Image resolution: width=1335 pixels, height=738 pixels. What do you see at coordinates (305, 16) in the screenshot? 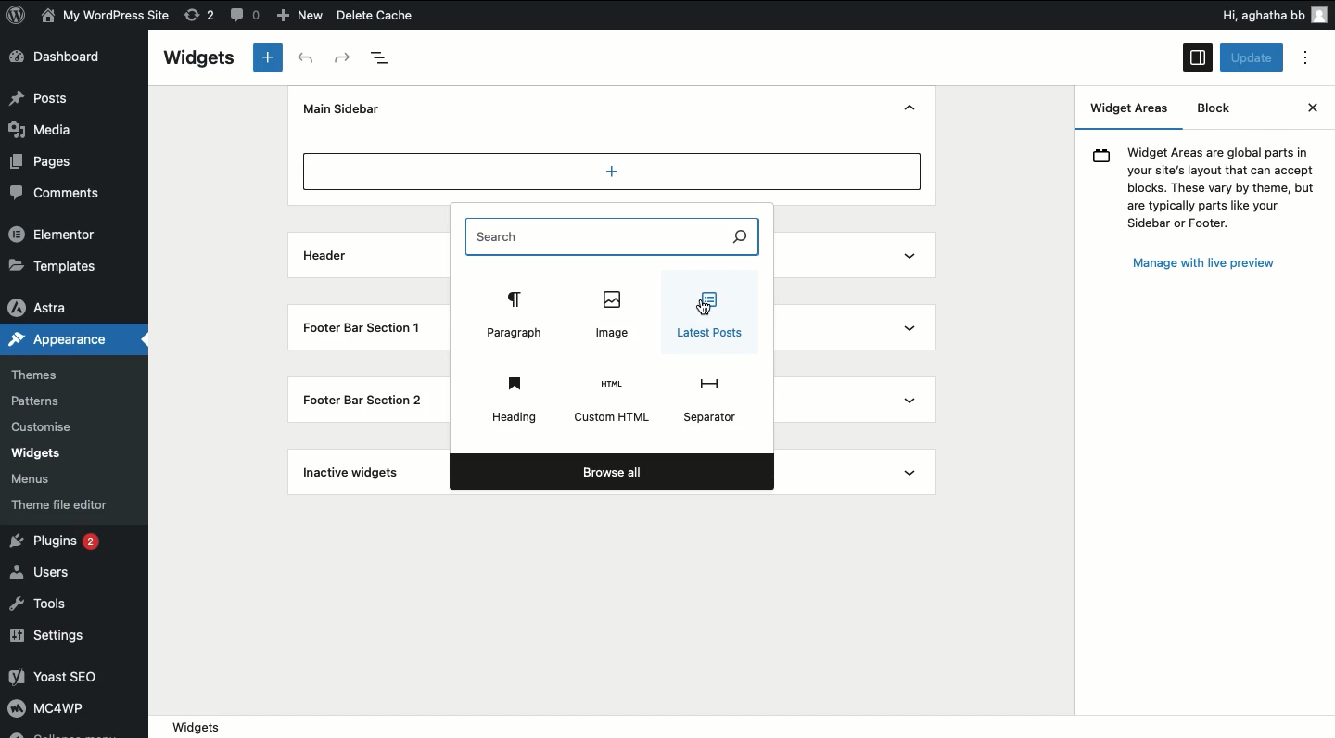
I see `New` at bounding box center [305, 16].